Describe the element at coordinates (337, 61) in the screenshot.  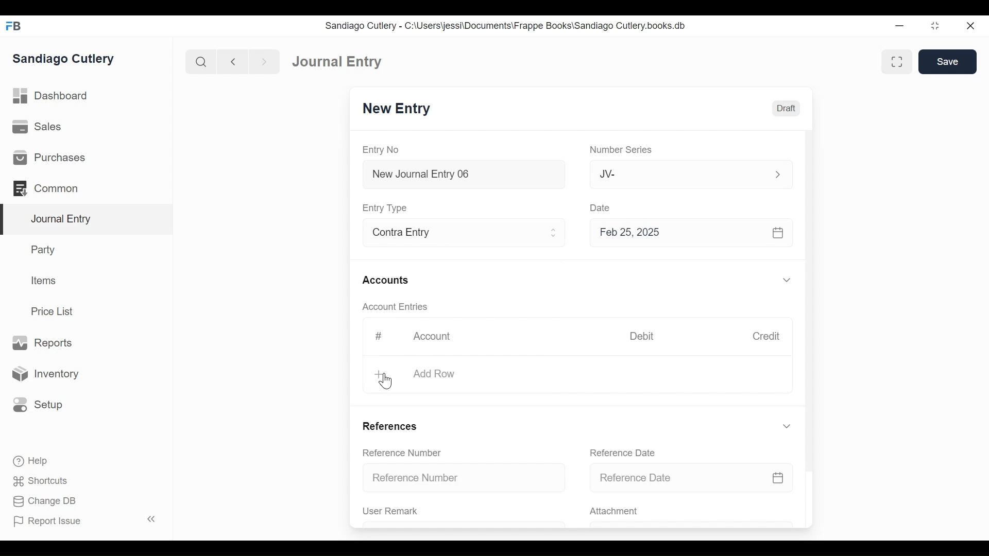
I see `Journal Entry` at that location.